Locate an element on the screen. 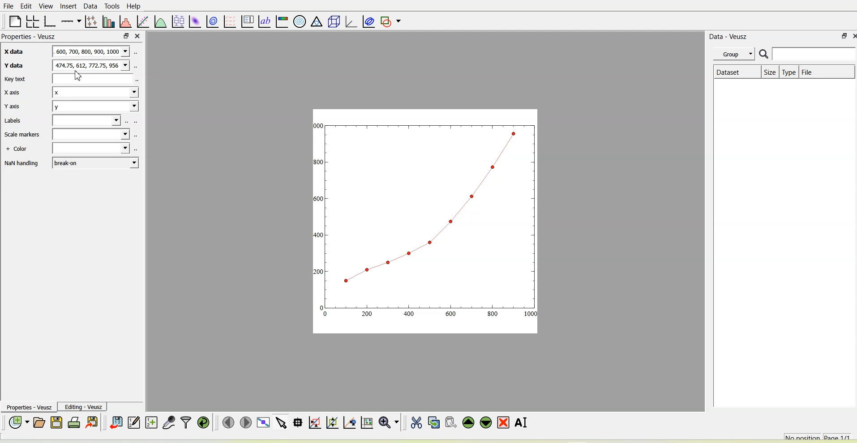 This screenshot has height=443, width=857. X data is located at coordinates (17, 51).